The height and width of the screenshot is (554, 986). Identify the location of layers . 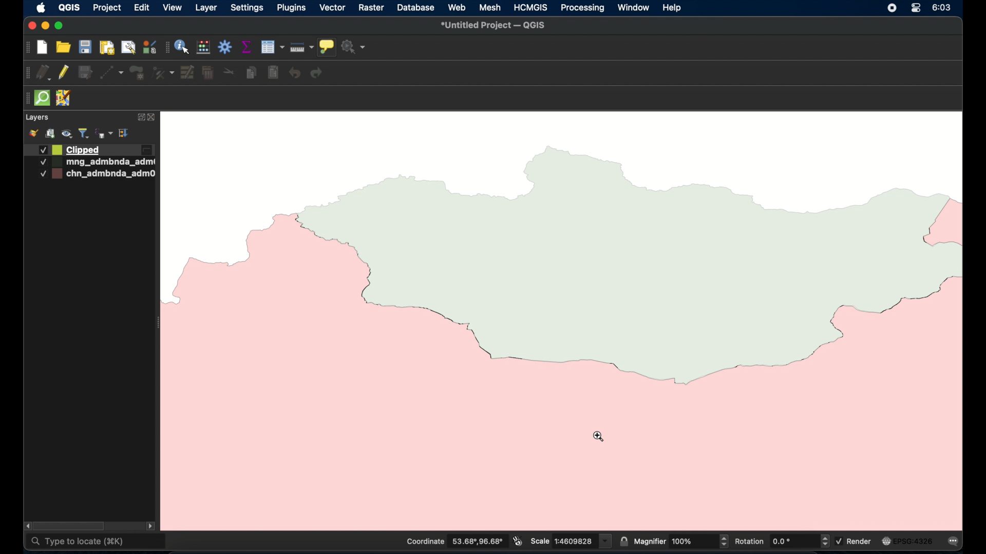
(36, 117).